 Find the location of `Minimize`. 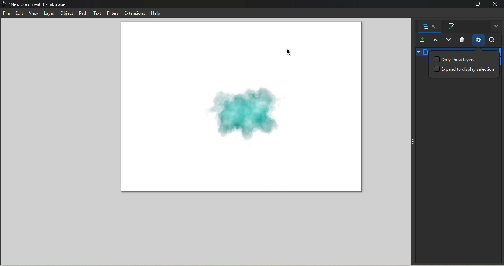

Minimize is located at coordinates (459, 4).